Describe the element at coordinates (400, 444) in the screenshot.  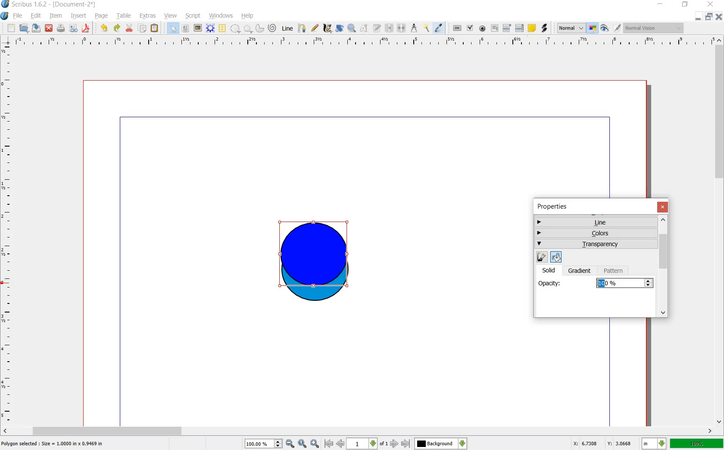
I see `go to next or last page` at that location.